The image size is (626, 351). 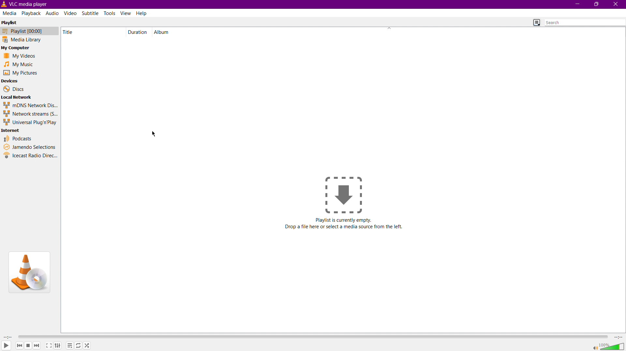 I want to click on Devices, so click(x=11, y=81).